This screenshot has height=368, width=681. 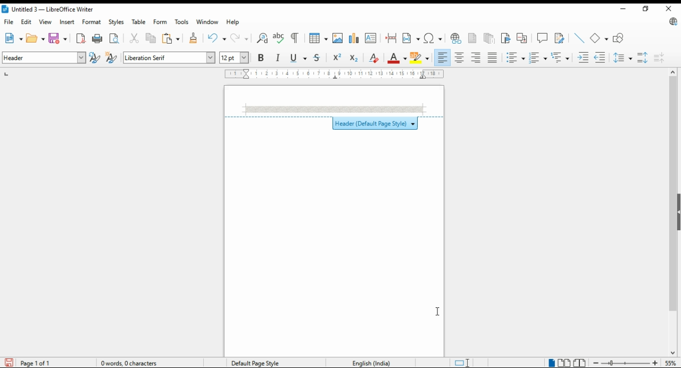 I want to click on strike thorough, so click(x=318, y=58).